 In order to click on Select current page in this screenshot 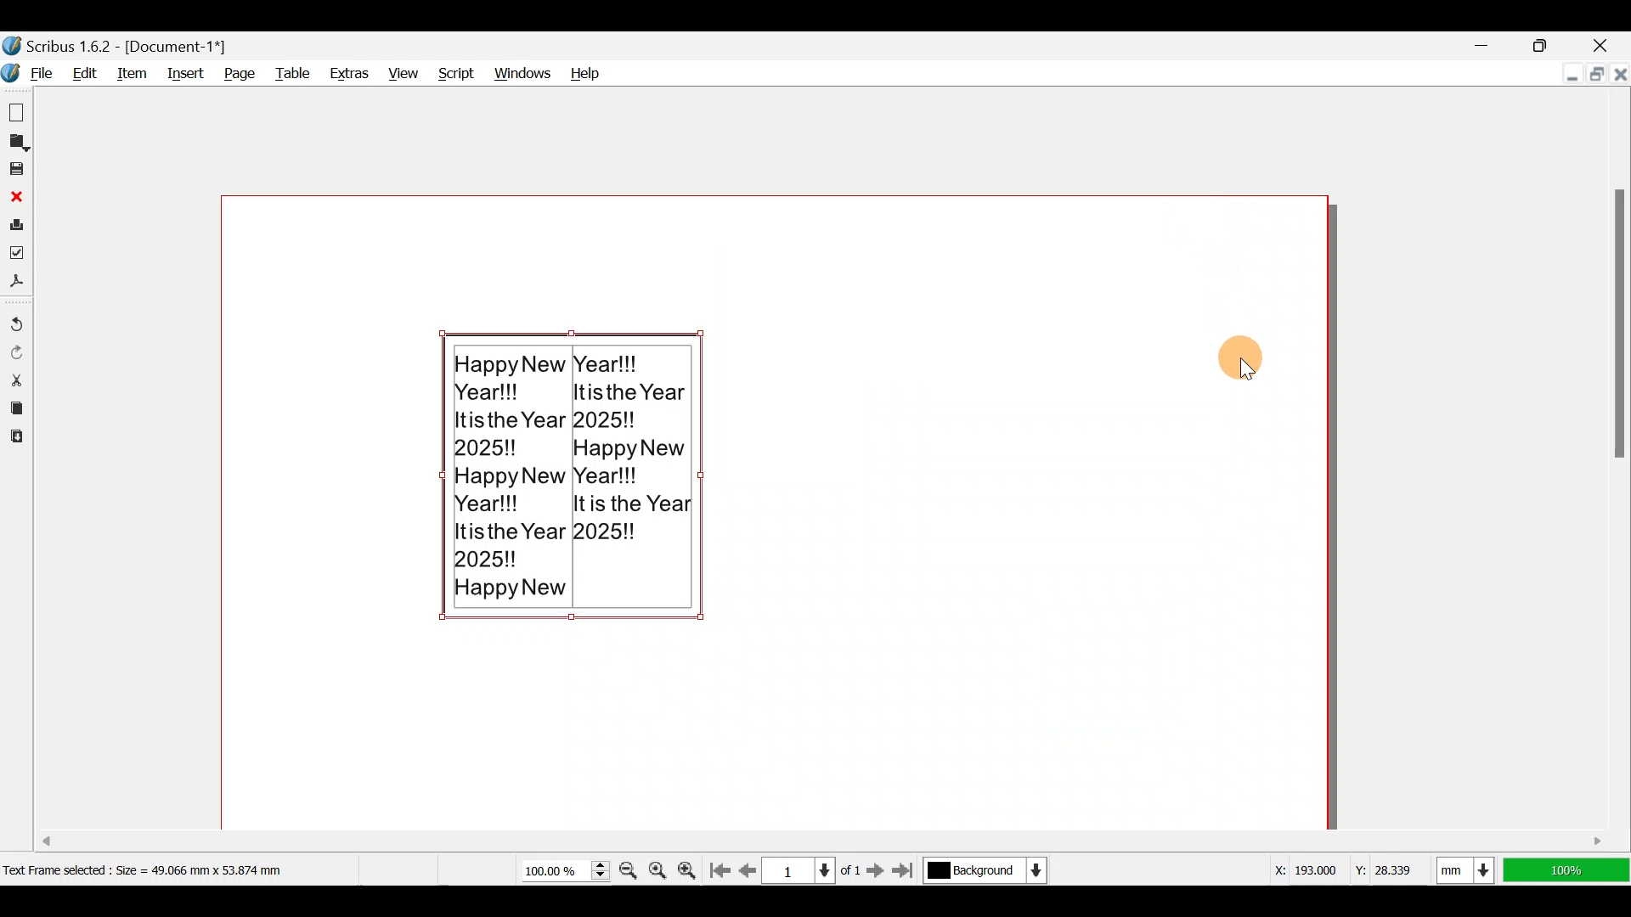, I will do `click(812, 869)`.